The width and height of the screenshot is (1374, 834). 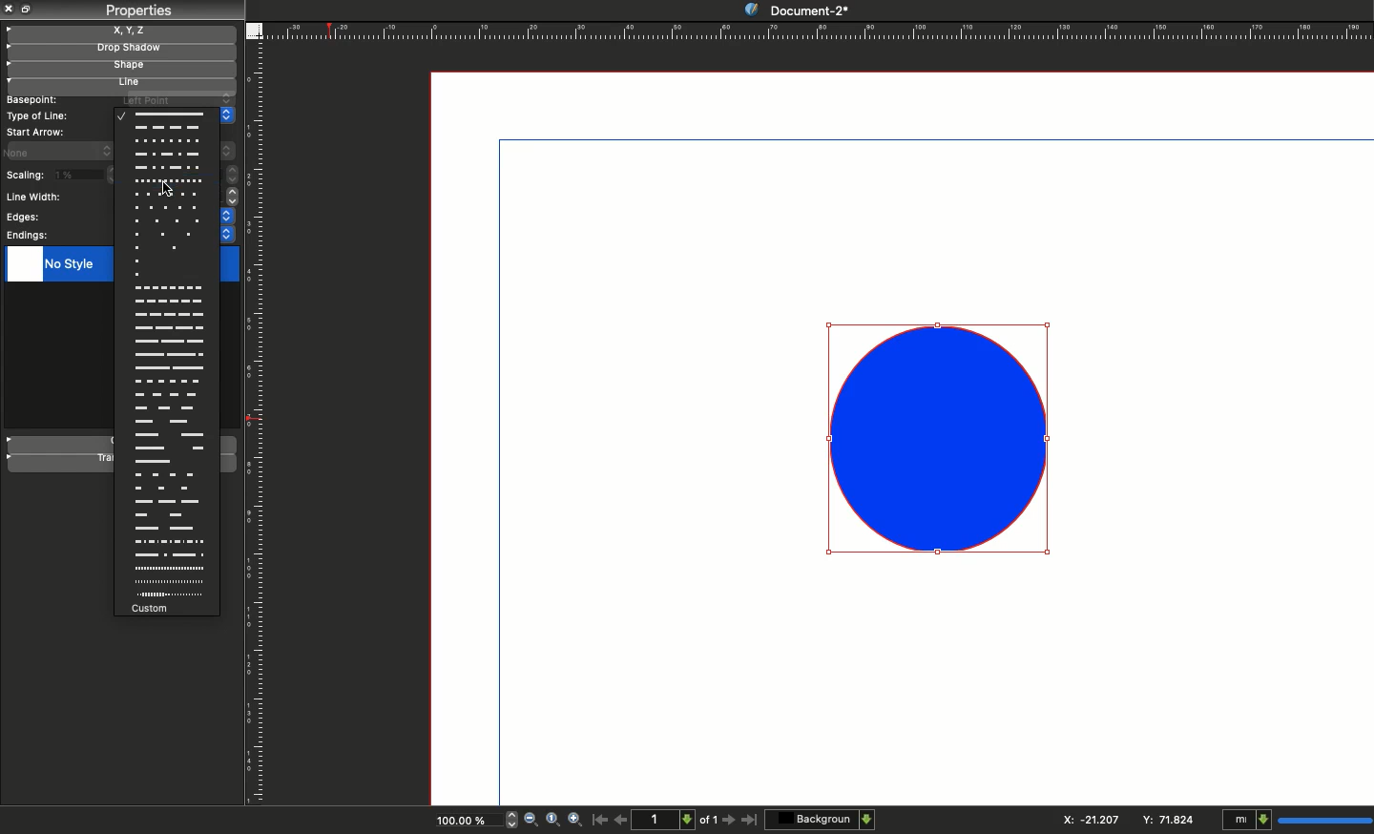 I want to click on line option, so click(x=167, y=434).